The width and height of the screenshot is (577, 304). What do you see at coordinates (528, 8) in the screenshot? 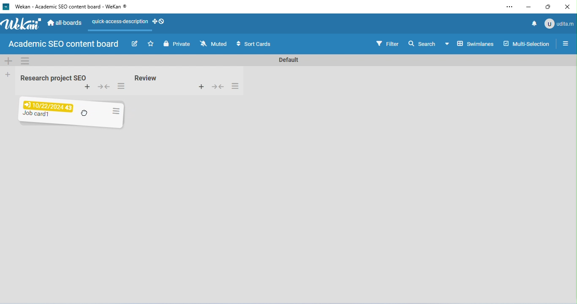
I see `minimize` at bounding box center [528, 8].